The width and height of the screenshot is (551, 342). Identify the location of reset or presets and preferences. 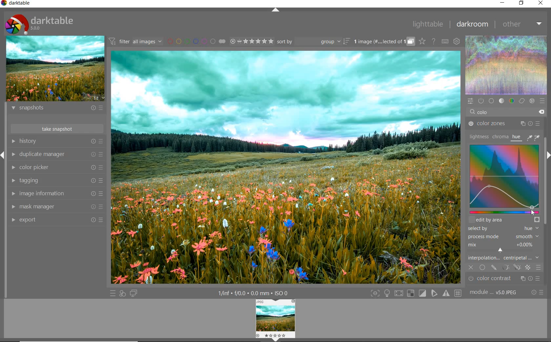
(538, 293).